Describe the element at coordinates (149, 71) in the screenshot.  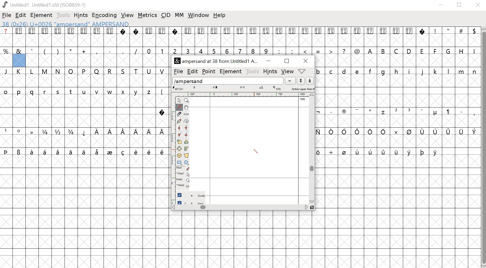
I see `U` at that location.